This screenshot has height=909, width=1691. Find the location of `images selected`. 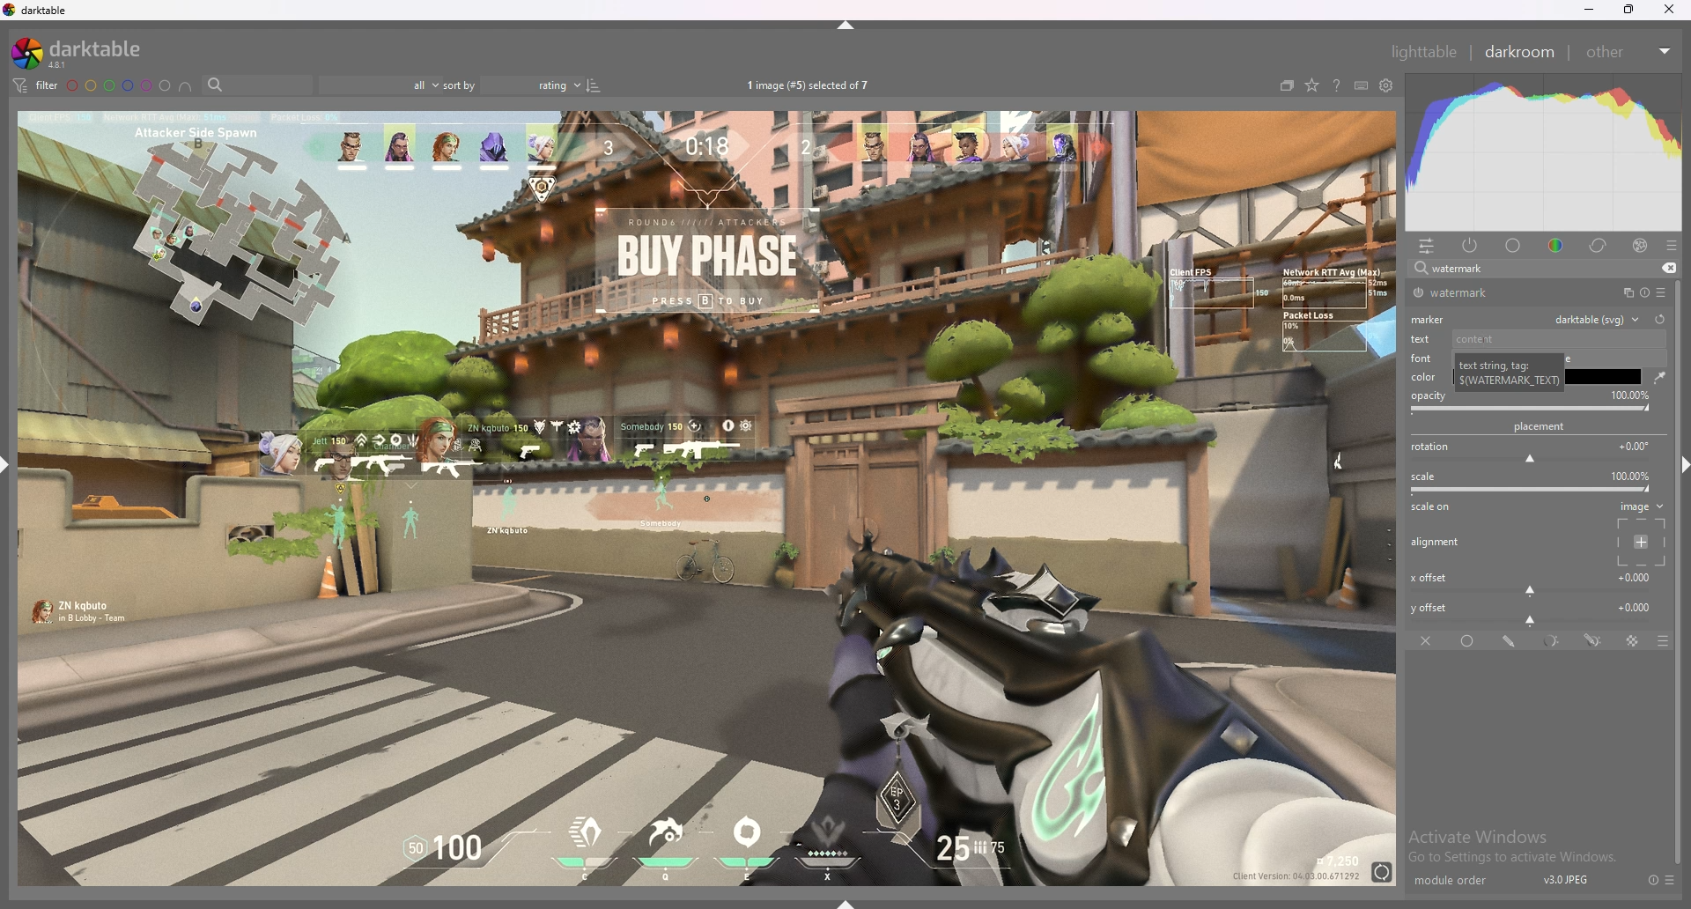

images selected is located at coordinates (811, 85).